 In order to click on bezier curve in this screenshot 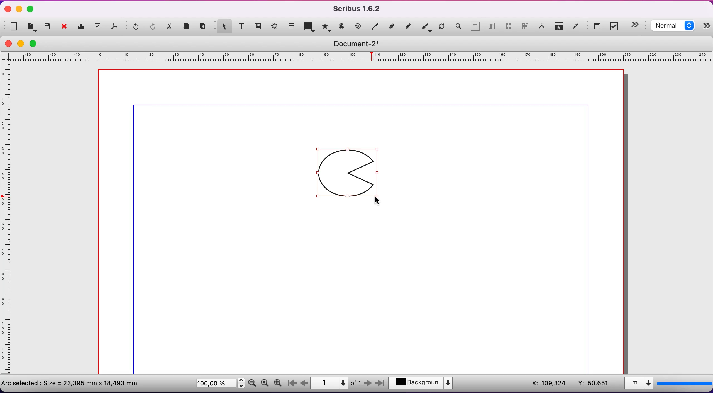, I will do `click(392, 26)`.